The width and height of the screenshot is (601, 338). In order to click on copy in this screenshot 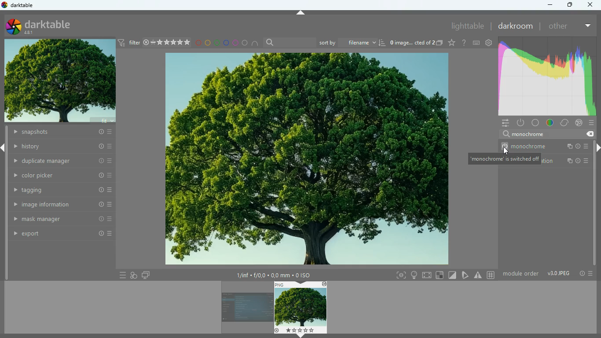, I will do `click(440, 43)`.